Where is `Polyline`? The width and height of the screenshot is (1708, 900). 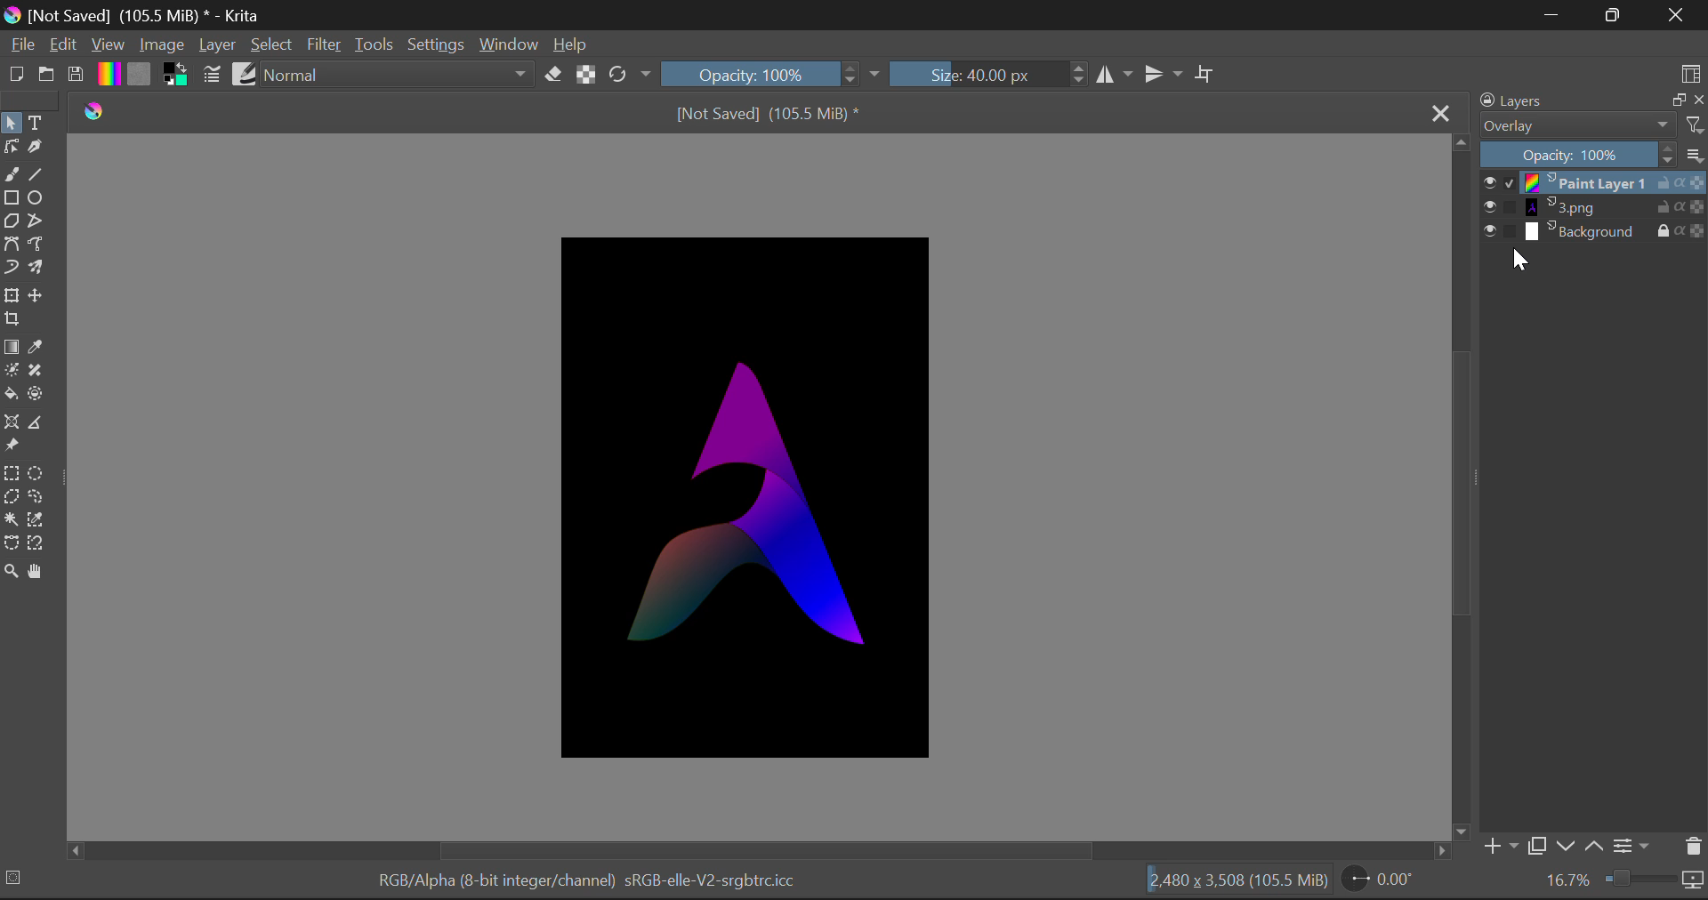 Polyline is located at coordinates (38, 221).